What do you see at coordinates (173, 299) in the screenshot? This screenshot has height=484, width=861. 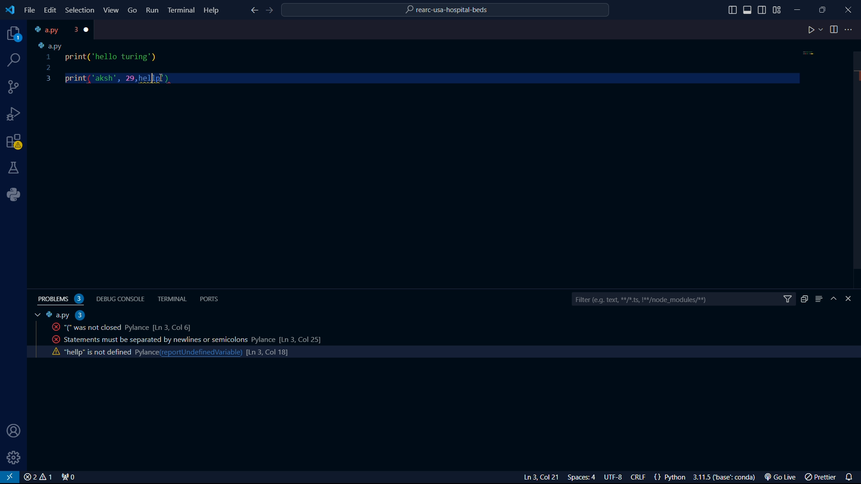 I see `terminal` at bounding box center [173, 299].